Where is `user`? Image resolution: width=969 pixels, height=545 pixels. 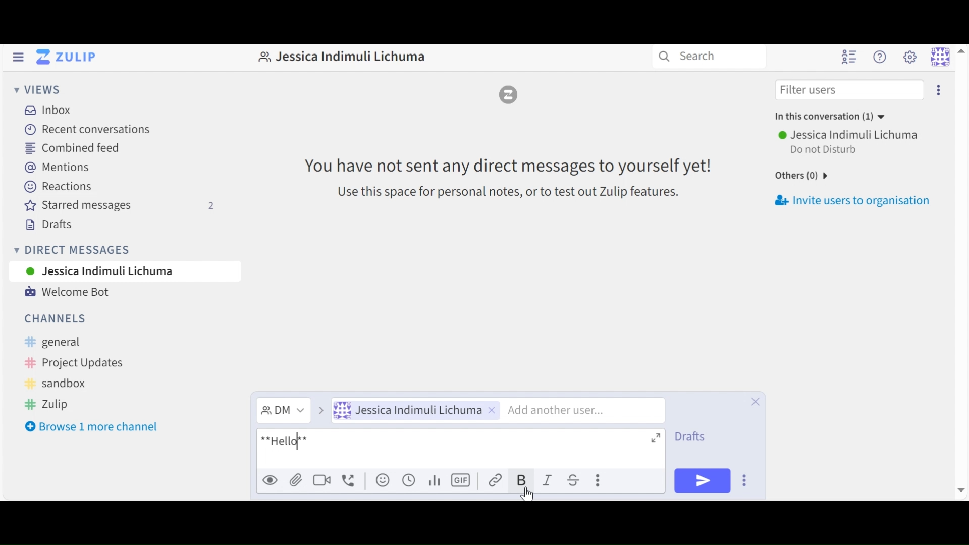 user is located at coordinates (850, 134).